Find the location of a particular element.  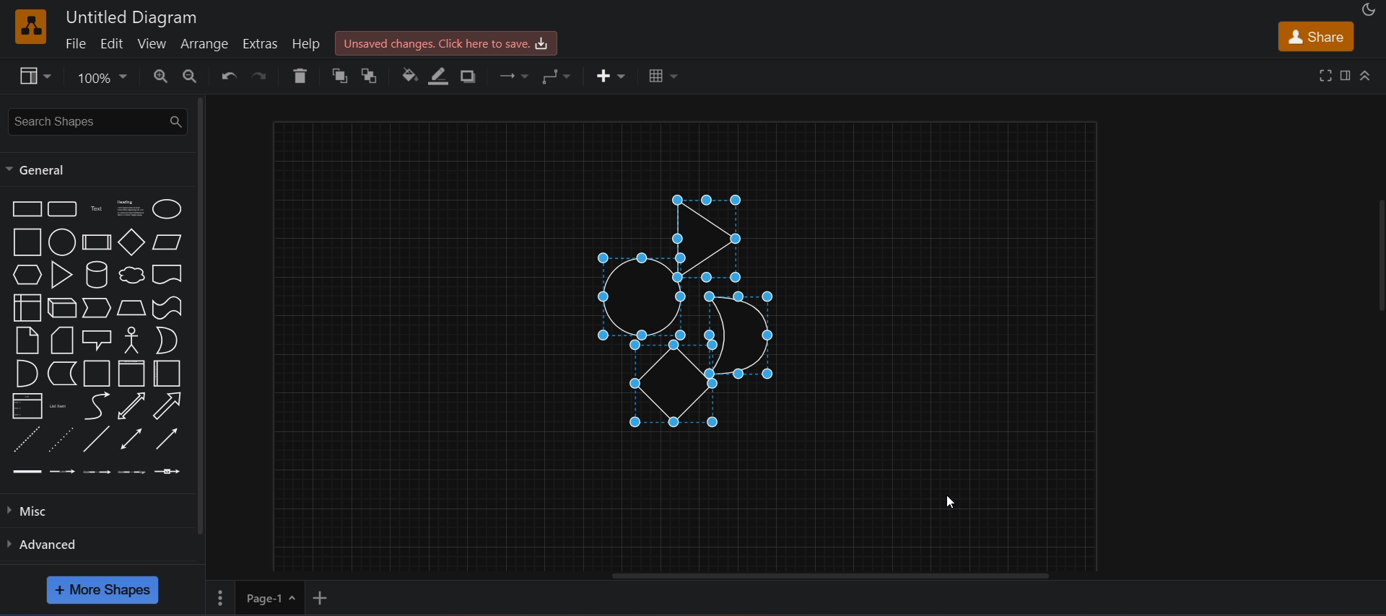

directional  is located at coordinates (165, 440).